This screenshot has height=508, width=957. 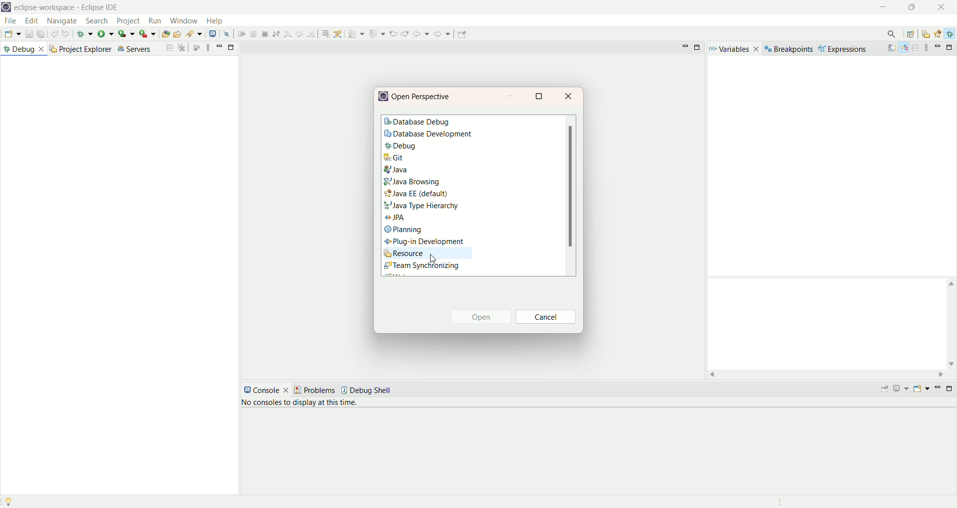 I want to click on database debug, so click(x=418, y=123).